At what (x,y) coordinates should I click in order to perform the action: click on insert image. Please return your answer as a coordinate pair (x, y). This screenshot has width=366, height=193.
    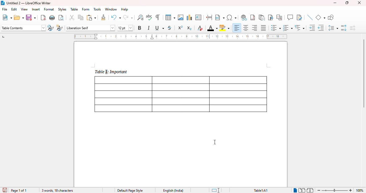
    Looking at the image, I should click on (181, 17).